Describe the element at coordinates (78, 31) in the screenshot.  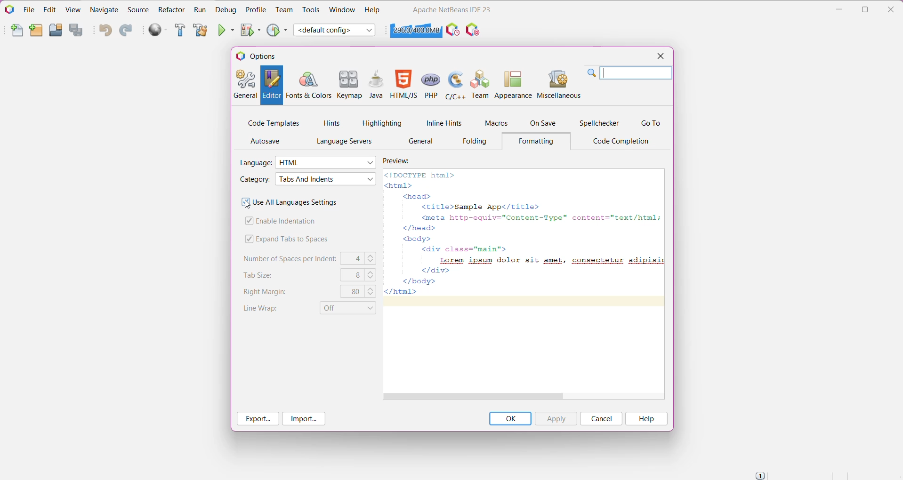
I see `Save All` at that location.